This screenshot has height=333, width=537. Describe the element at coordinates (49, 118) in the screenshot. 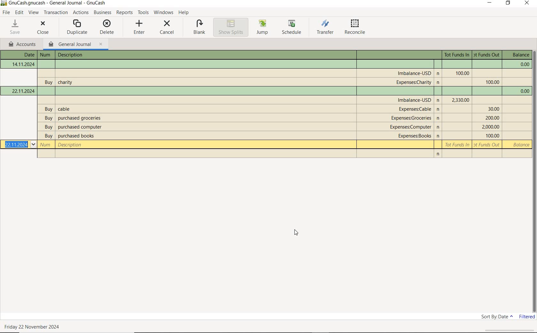

I see `buy` at that location.